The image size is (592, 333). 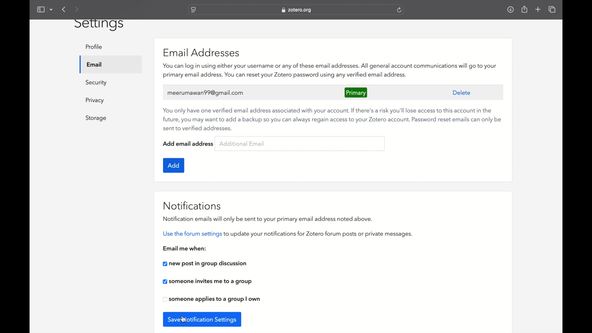 What do you see at coordinates (184, 249) in the screenshot?
I see `email me when:` at bounding box center [184, 249].